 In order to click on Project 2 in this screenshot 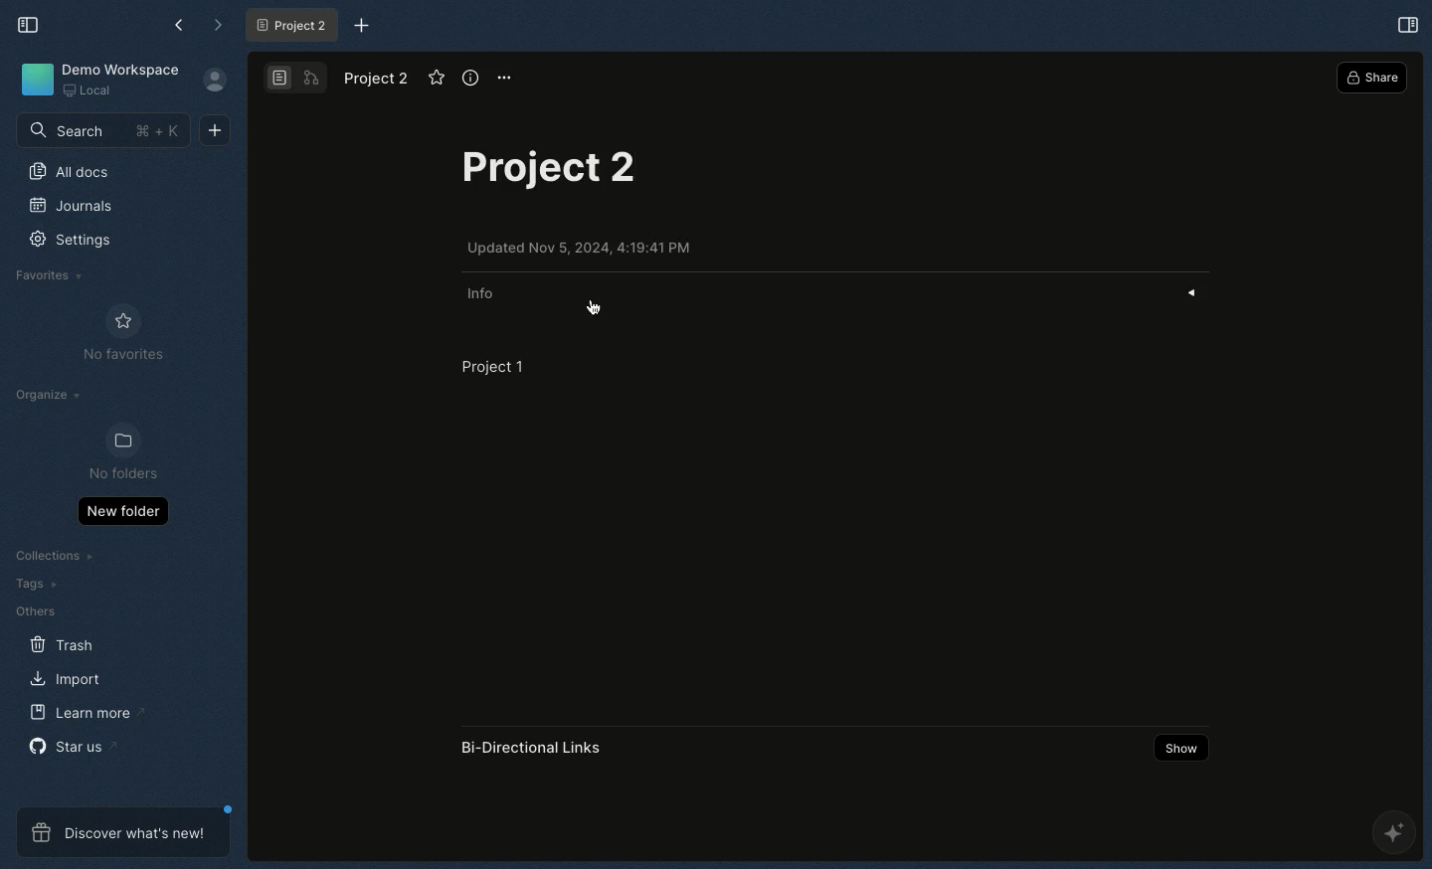, I will do `click(296, 25)`.